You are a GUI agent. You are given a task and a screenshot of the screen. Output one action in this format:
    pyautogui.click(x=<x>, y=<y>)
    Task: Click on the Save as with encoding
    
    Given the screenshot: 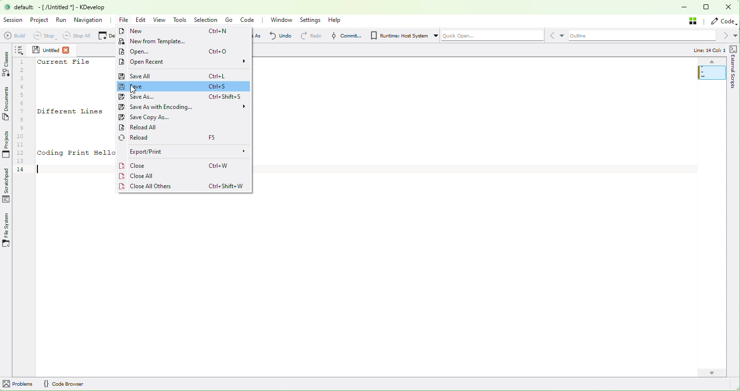 What is the action you would take?
    pyautogui.click(x=186, y=107)
    